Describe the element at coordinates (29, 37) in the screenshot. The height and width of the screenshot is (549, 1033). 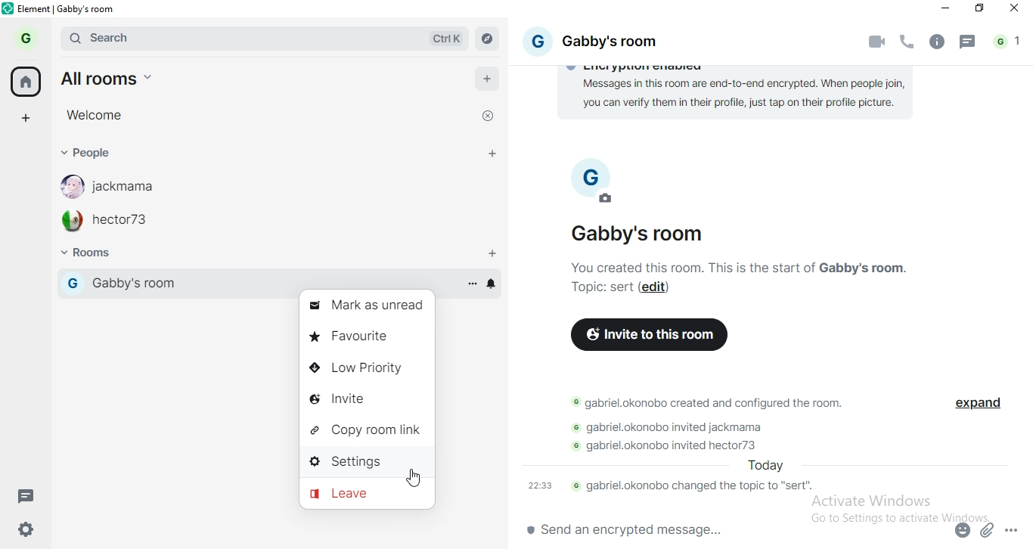
I see `profile` at that location.